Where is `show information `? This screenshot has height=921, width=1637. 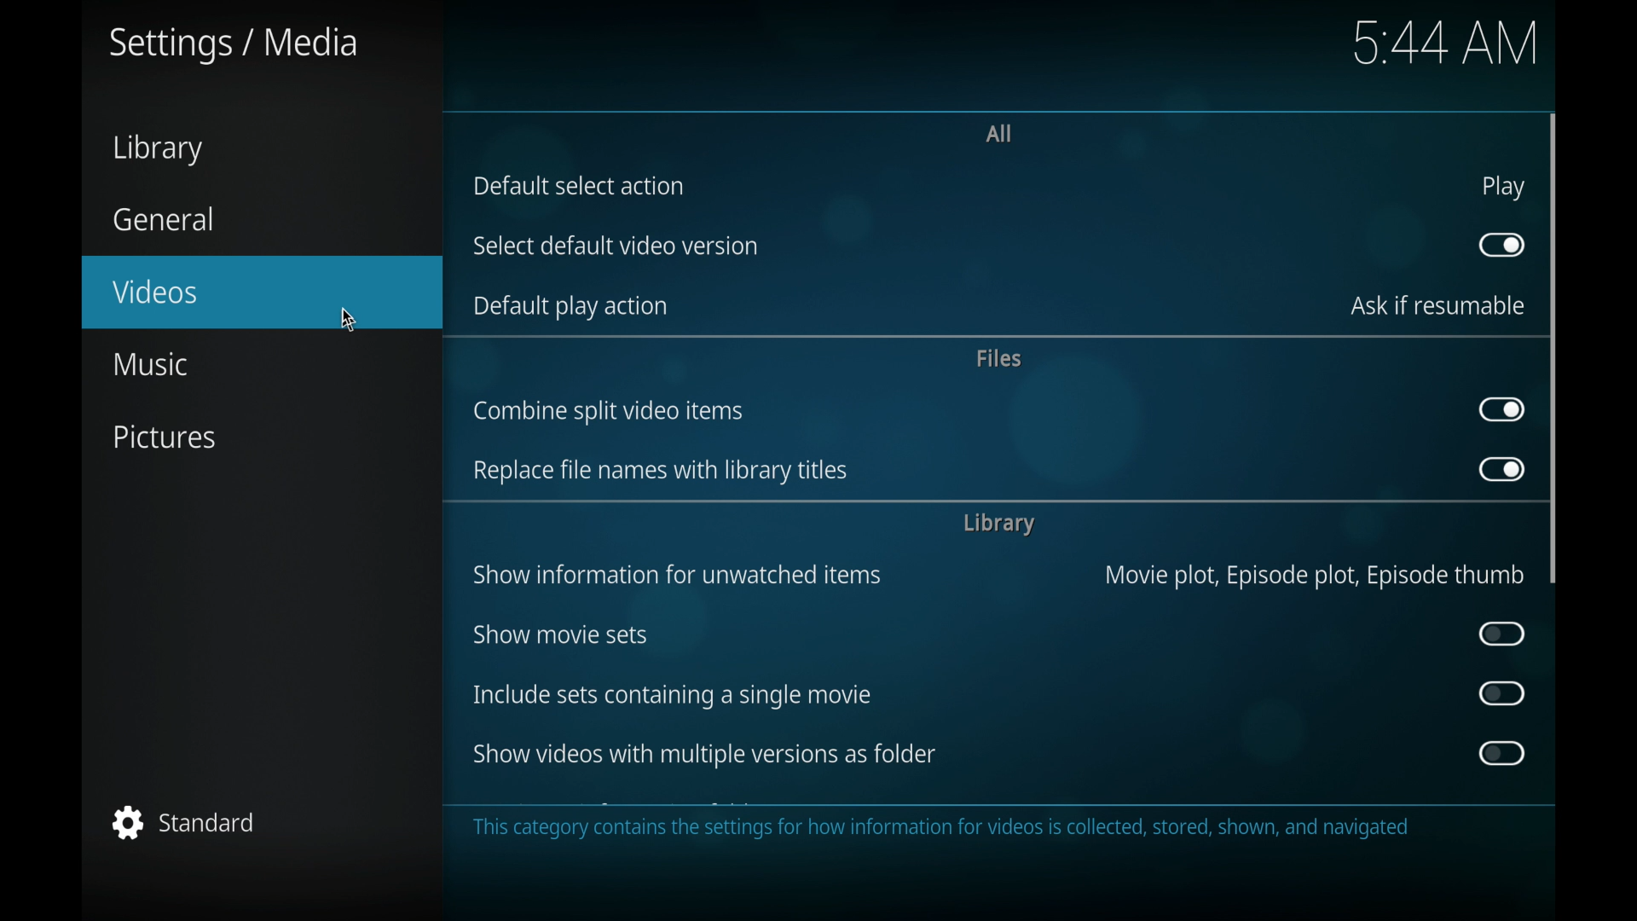
show information  is located at coordinates (677, 575).